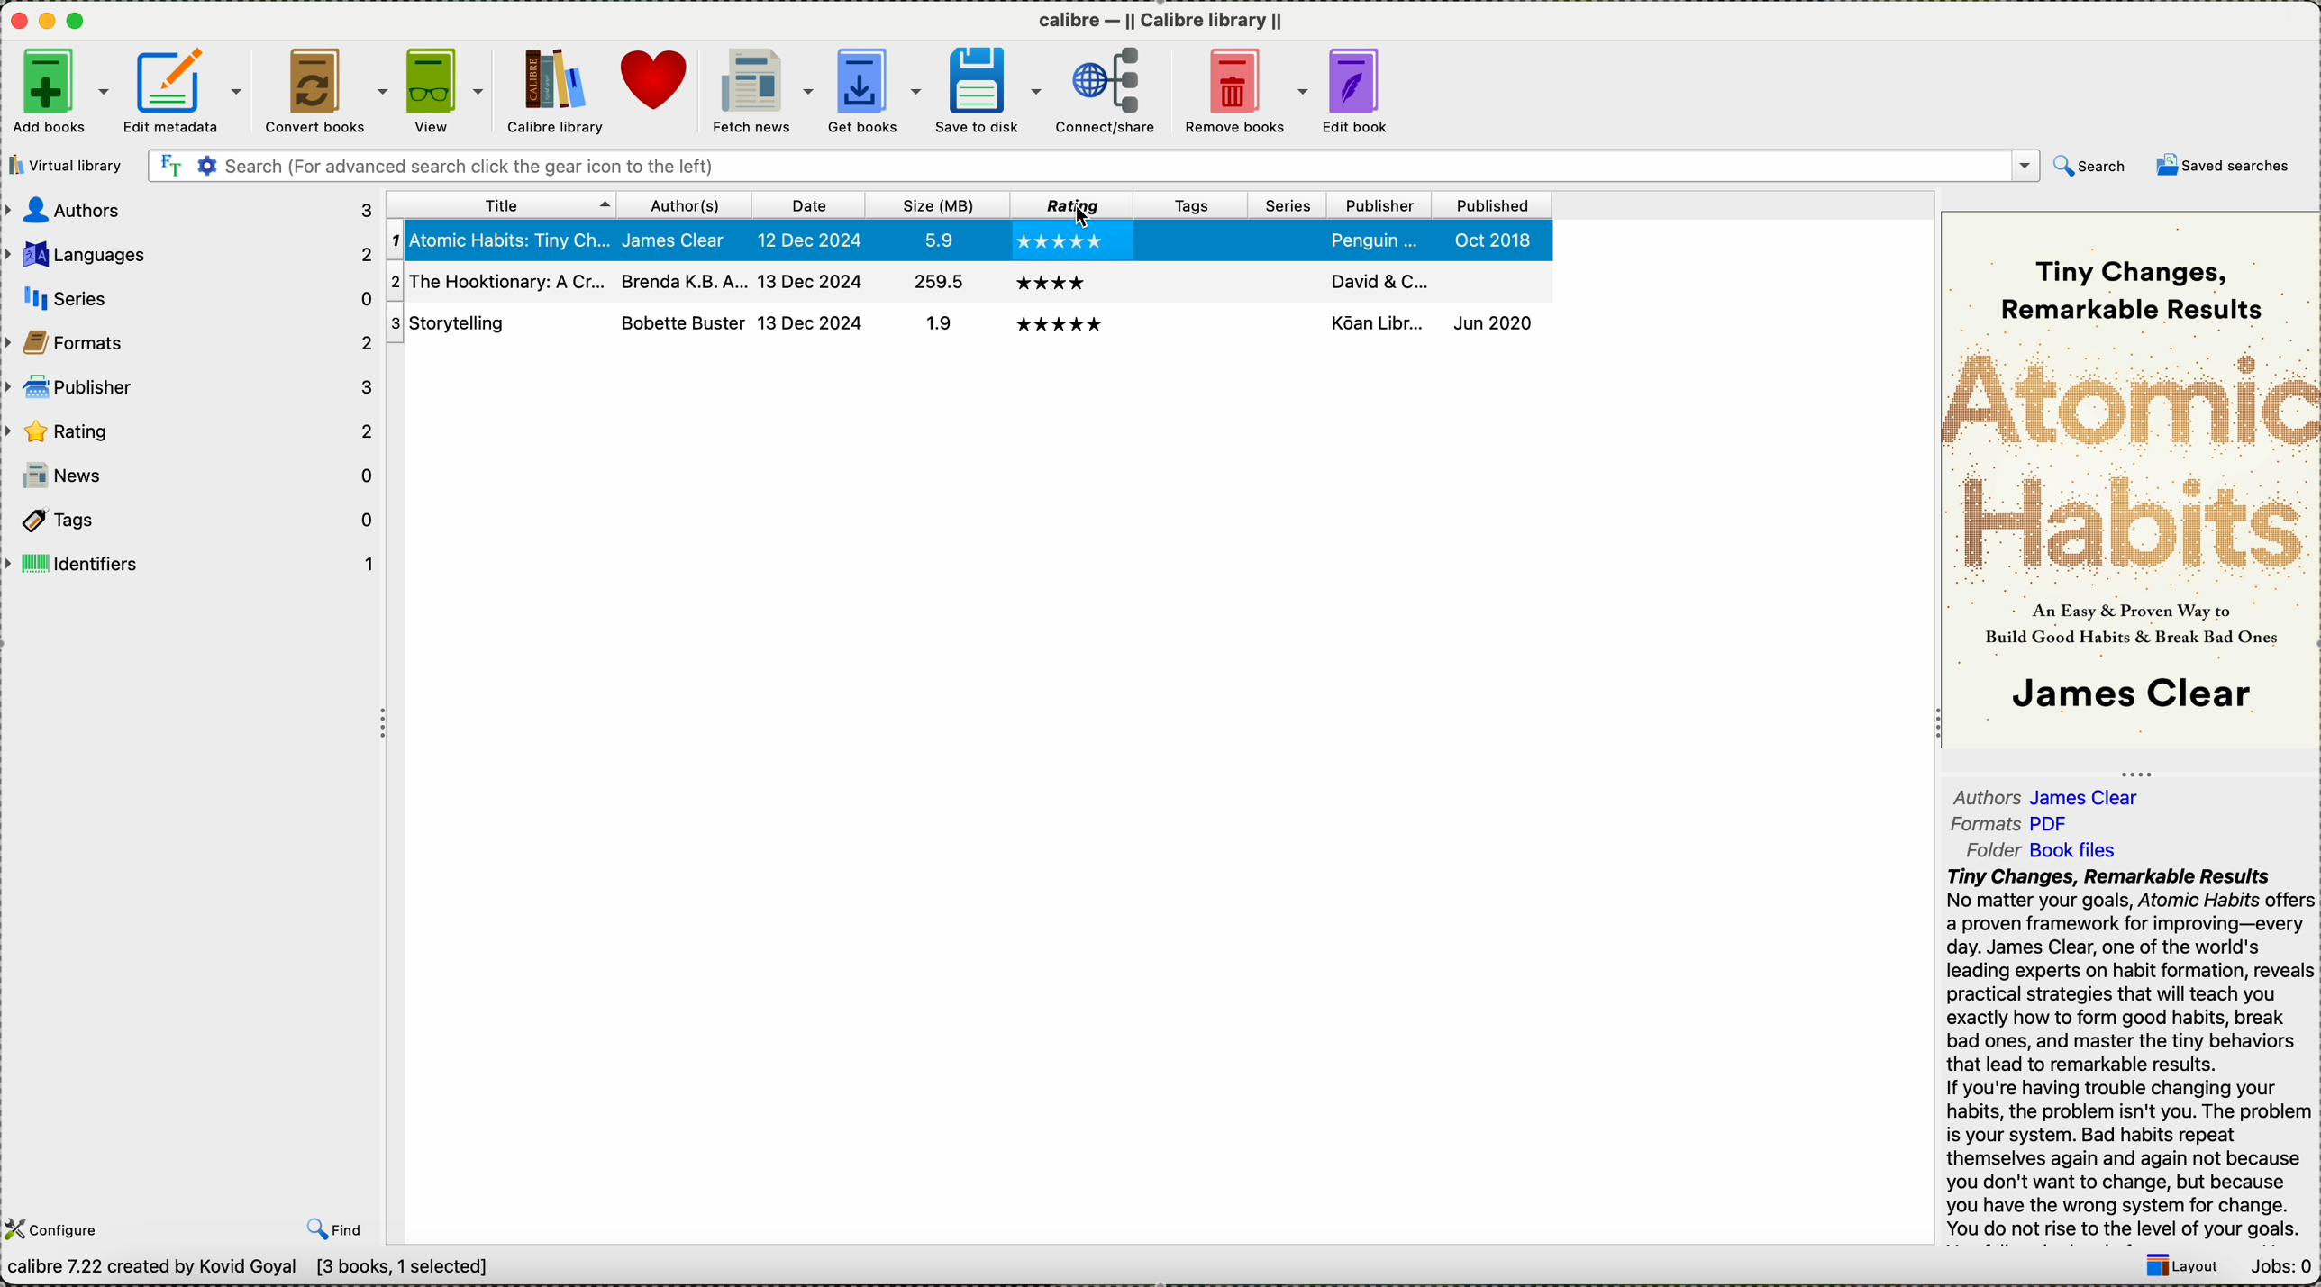 Image resolution: width=2321 pixels, height=1287 pixels. What do you see at coordinates (192, 476) in the screenshot?
I see `news` at bounding box center [192, 476].